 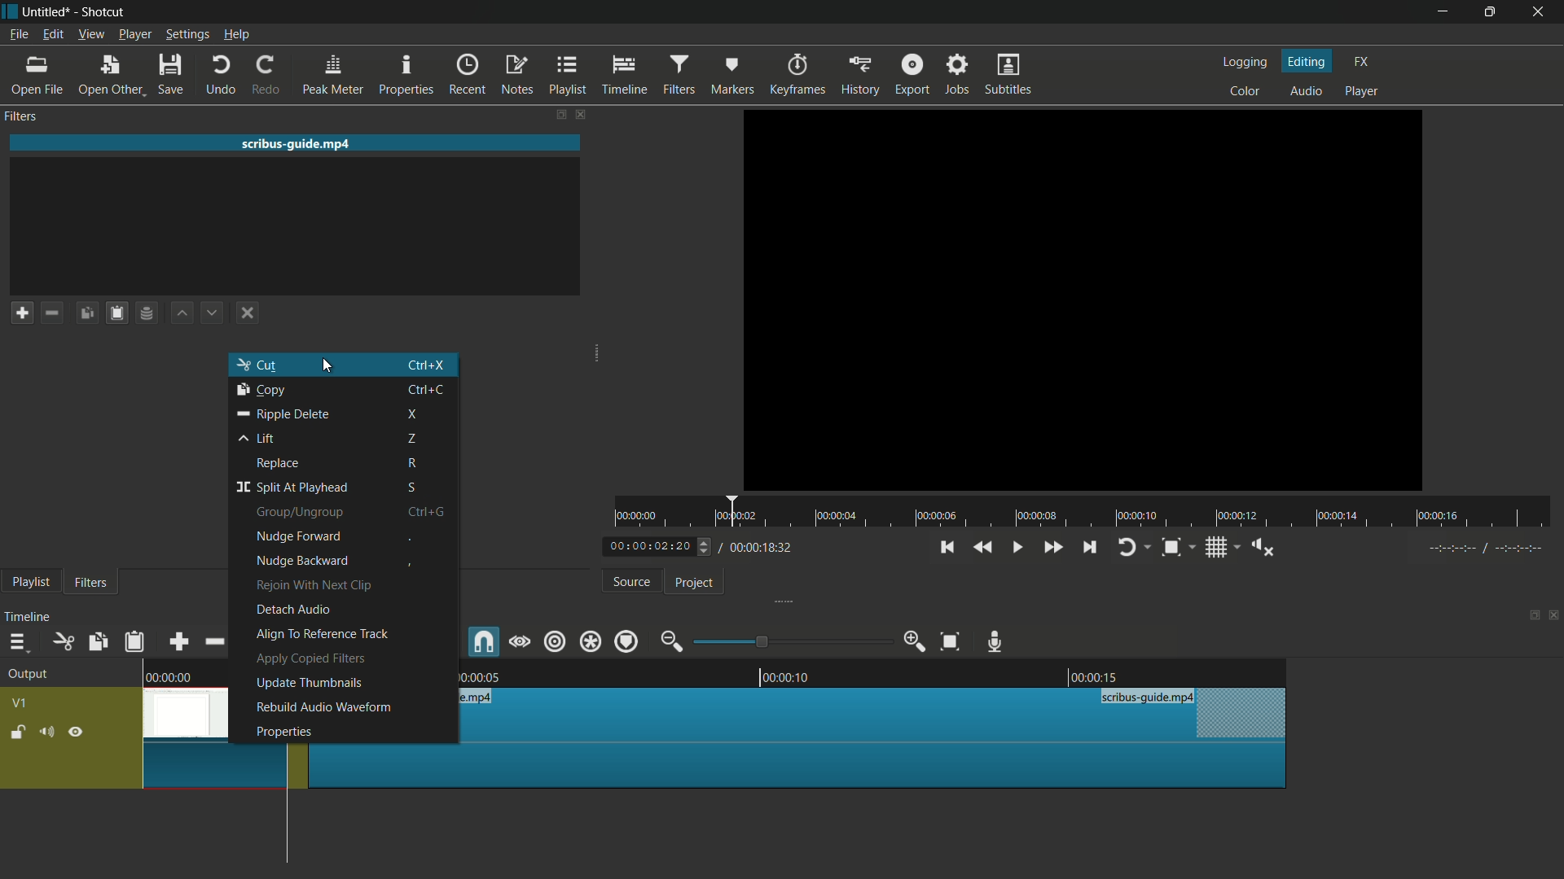 What do you see at coordinates (993, 641) in the screenshot?
I see `record audio` at bounding box center [993, 641].